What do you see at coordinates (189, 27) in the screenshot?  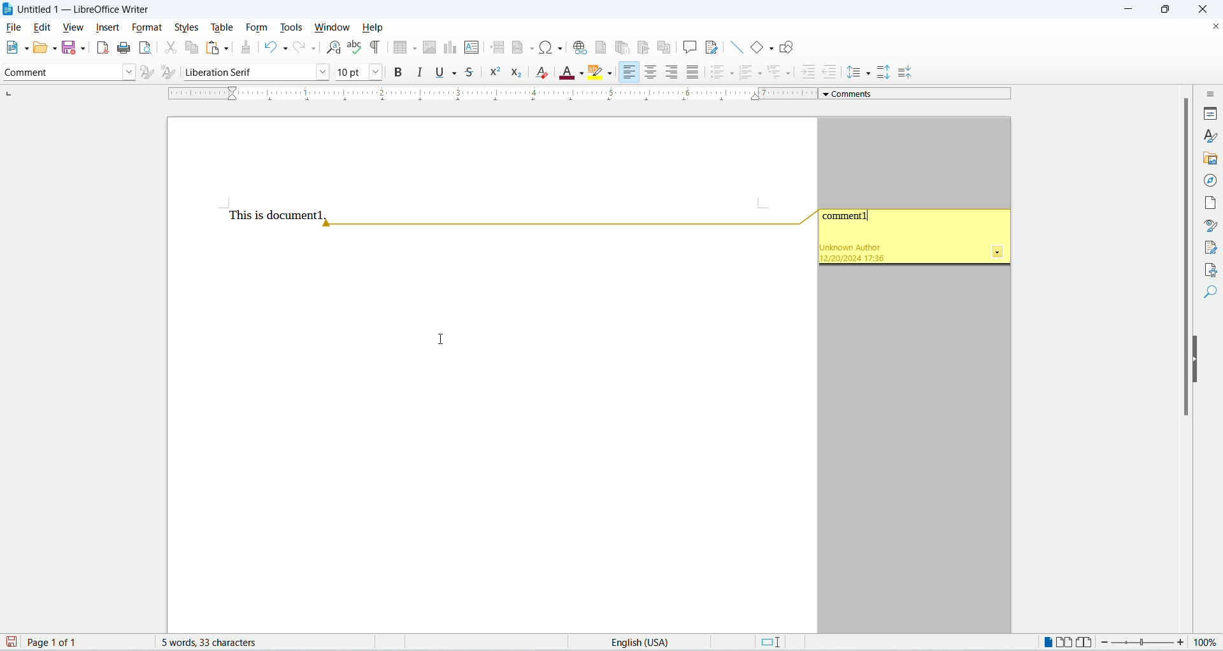 I see `styles` at bounding box center [189, 27].